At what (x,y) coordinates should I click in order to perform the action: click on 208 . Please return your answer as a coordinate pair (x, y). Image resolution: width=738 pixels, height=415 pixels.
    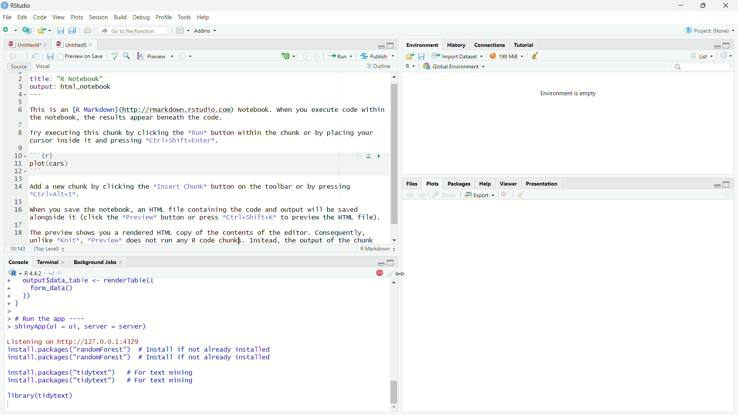
    Looking at the image, I should click on (507, 56).